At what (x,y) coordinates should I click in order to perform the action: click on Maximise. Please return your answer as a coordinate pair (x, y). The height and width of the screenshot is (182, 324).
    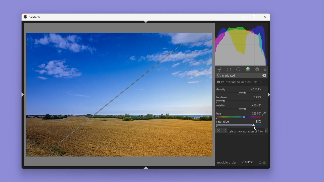
    Looking at the image, I should click on (253, 17).